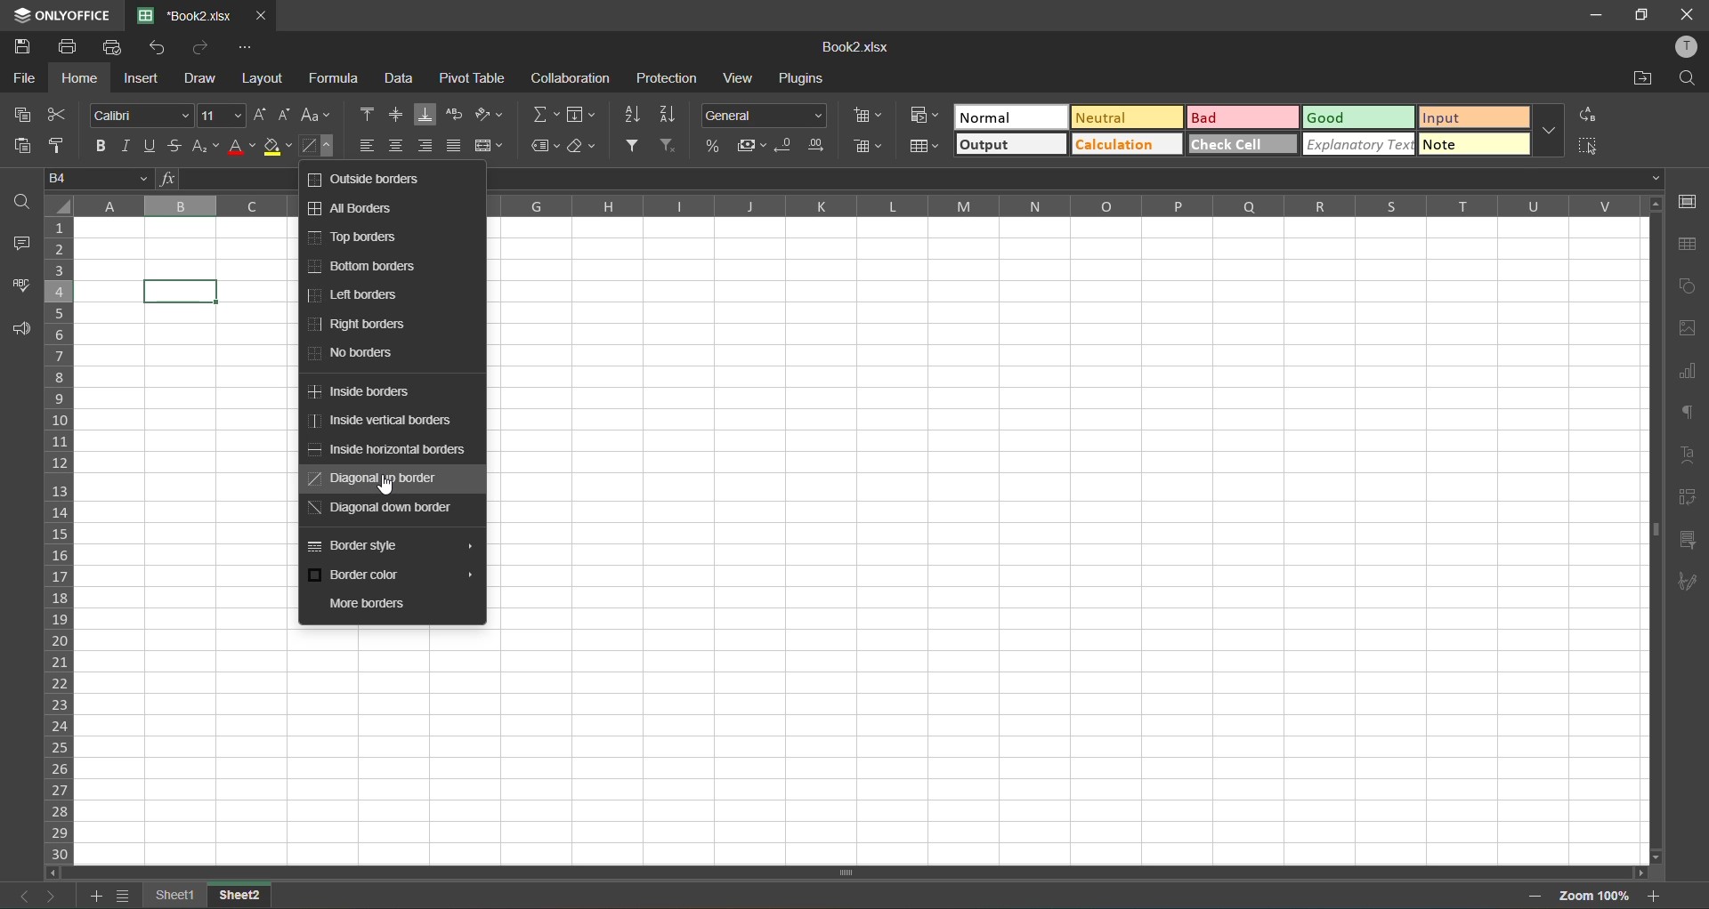 The image size is (1709, 909). What do you see at coordinates (547, 147) in the screenshot?
I see `named ranges` at bounding box center [547, 147].